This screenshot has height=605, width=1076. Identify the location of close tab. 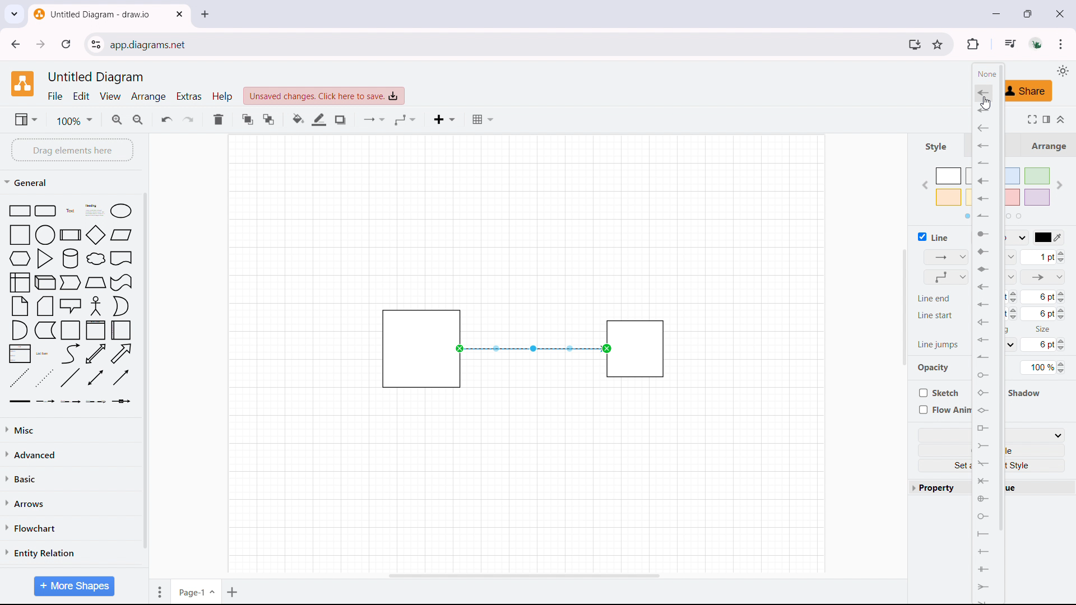
(179, 14).